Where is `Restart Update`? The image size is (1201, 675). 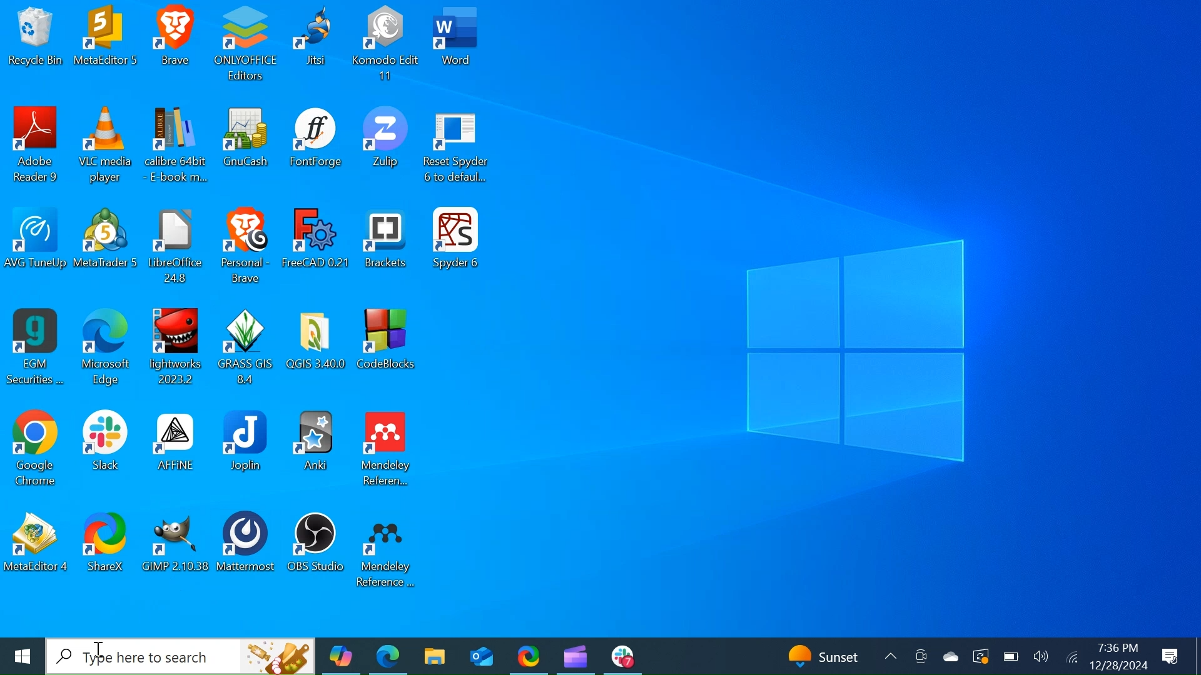 Restart Update is located at coordinates (980, 657).